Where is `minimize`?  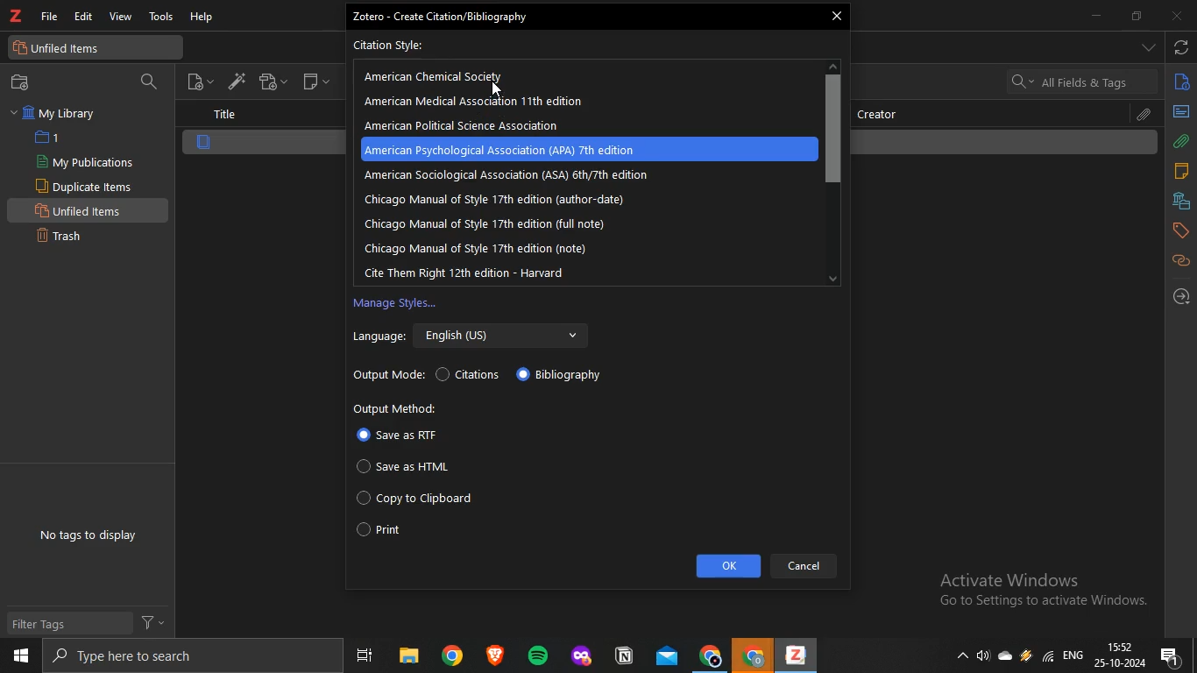 minimize is located at coordinates (1100, 17).